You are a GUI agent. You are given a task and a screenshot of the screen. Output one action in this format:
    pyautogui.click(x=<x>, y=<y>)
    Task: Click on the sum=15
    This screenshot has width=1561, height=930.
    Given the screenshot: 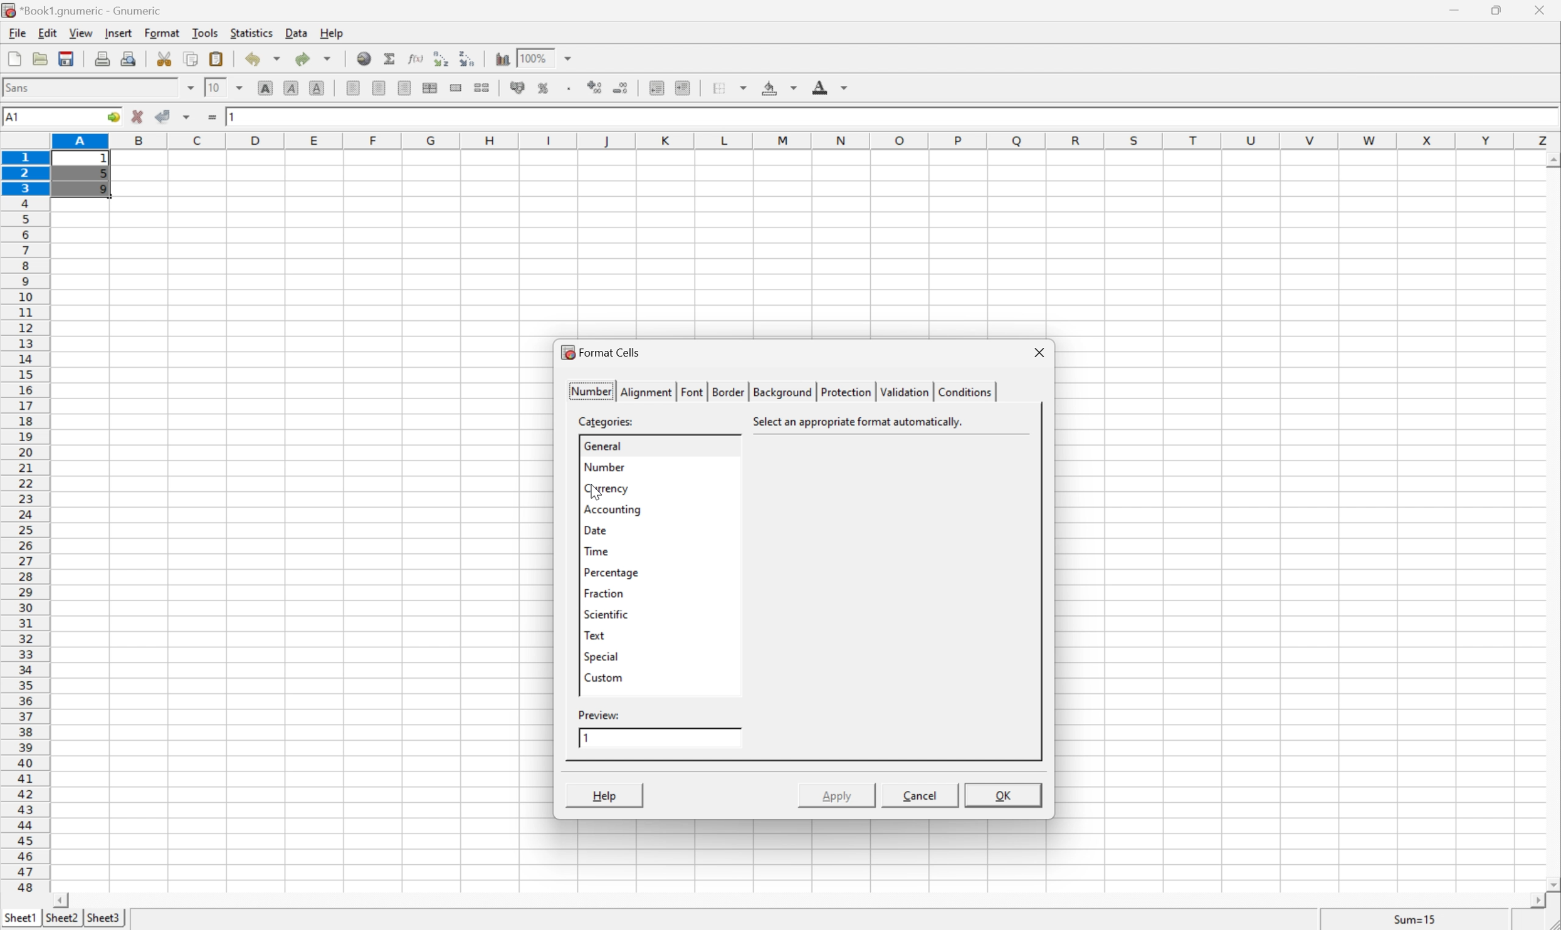 What is the action you would take?
    pyautogui.click(x=1415, y=919)
    